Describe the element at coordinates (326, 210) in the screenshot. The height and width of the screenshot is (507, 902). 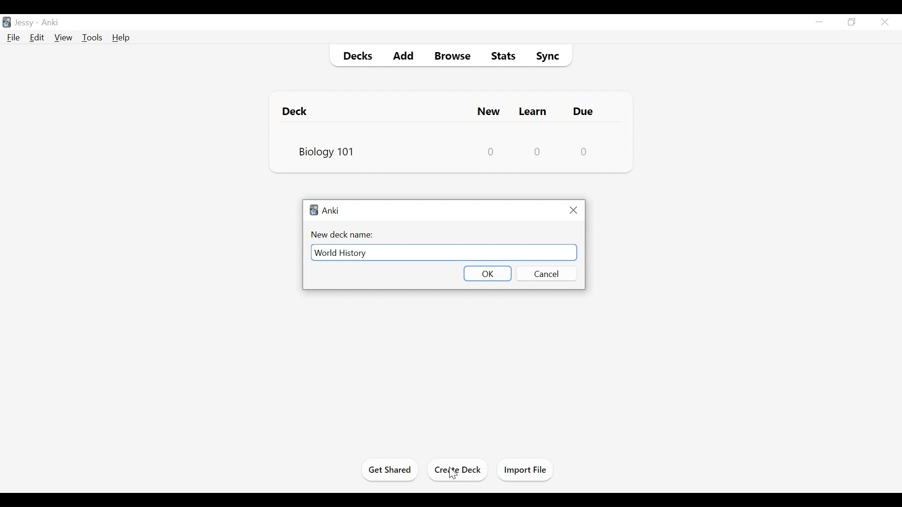
I see `Anki` at that location.